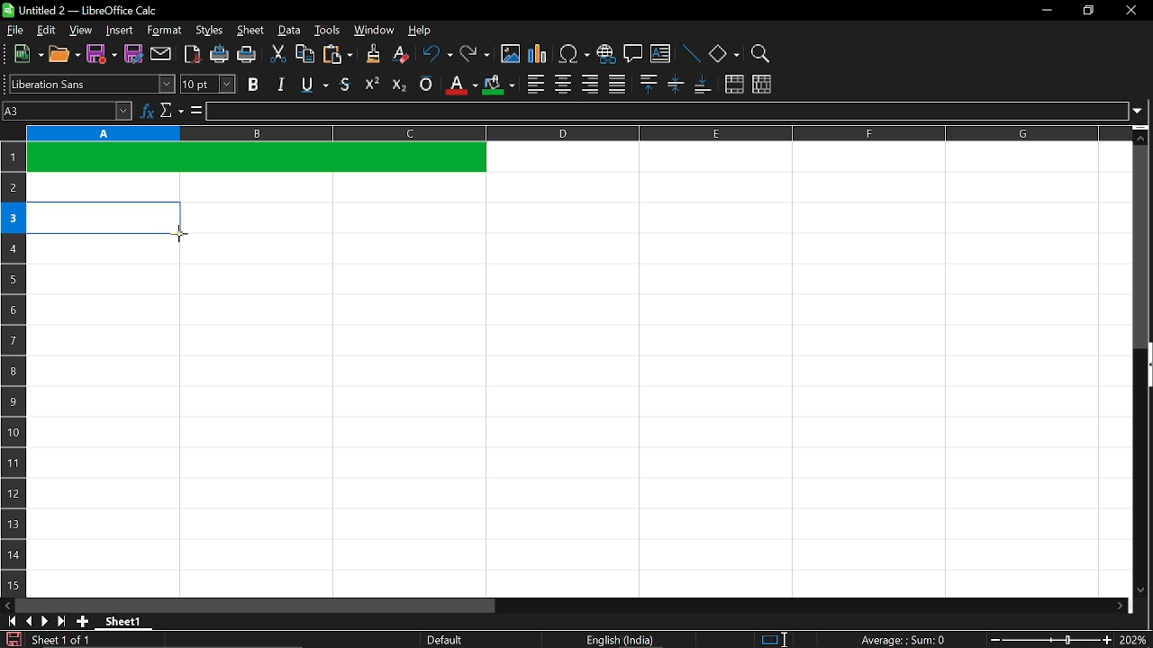 This screenshot has height=648, width=1153. Describe the element at coordinates (83, 622) in the screenshot. I see `add sheet` at that location.